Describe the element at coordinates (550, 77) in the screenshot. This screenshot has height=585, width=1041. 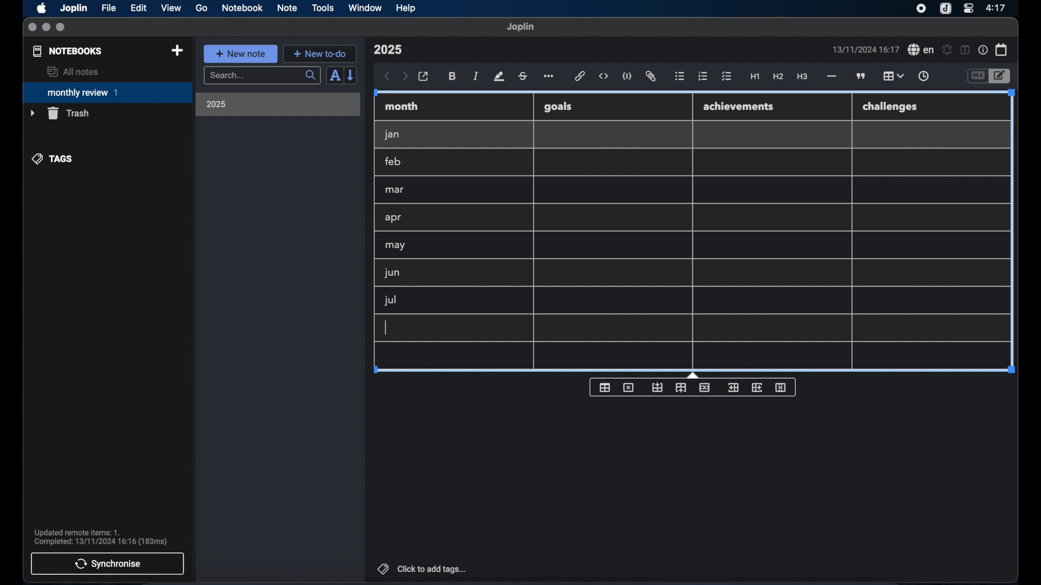
I see `more options` at that location.